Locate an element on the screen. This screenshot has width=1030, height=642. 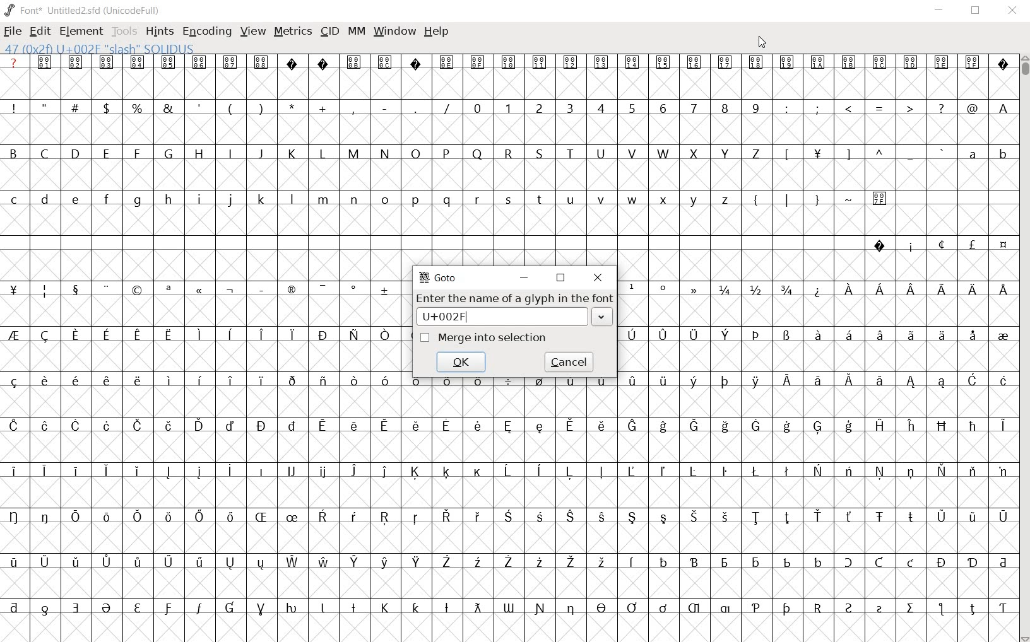
MM is located at coordinates (355, 31).